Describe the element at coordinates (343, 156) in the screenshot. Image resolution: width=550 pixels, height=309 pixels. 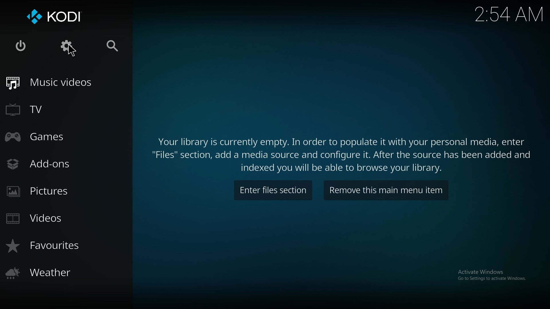
I see `Your library is currently empty. In order to populate it with your personal media, enter
"Files" section, add a media source and configure it. After the source has been added and
indexed you will be able to browse your library.` at that location.